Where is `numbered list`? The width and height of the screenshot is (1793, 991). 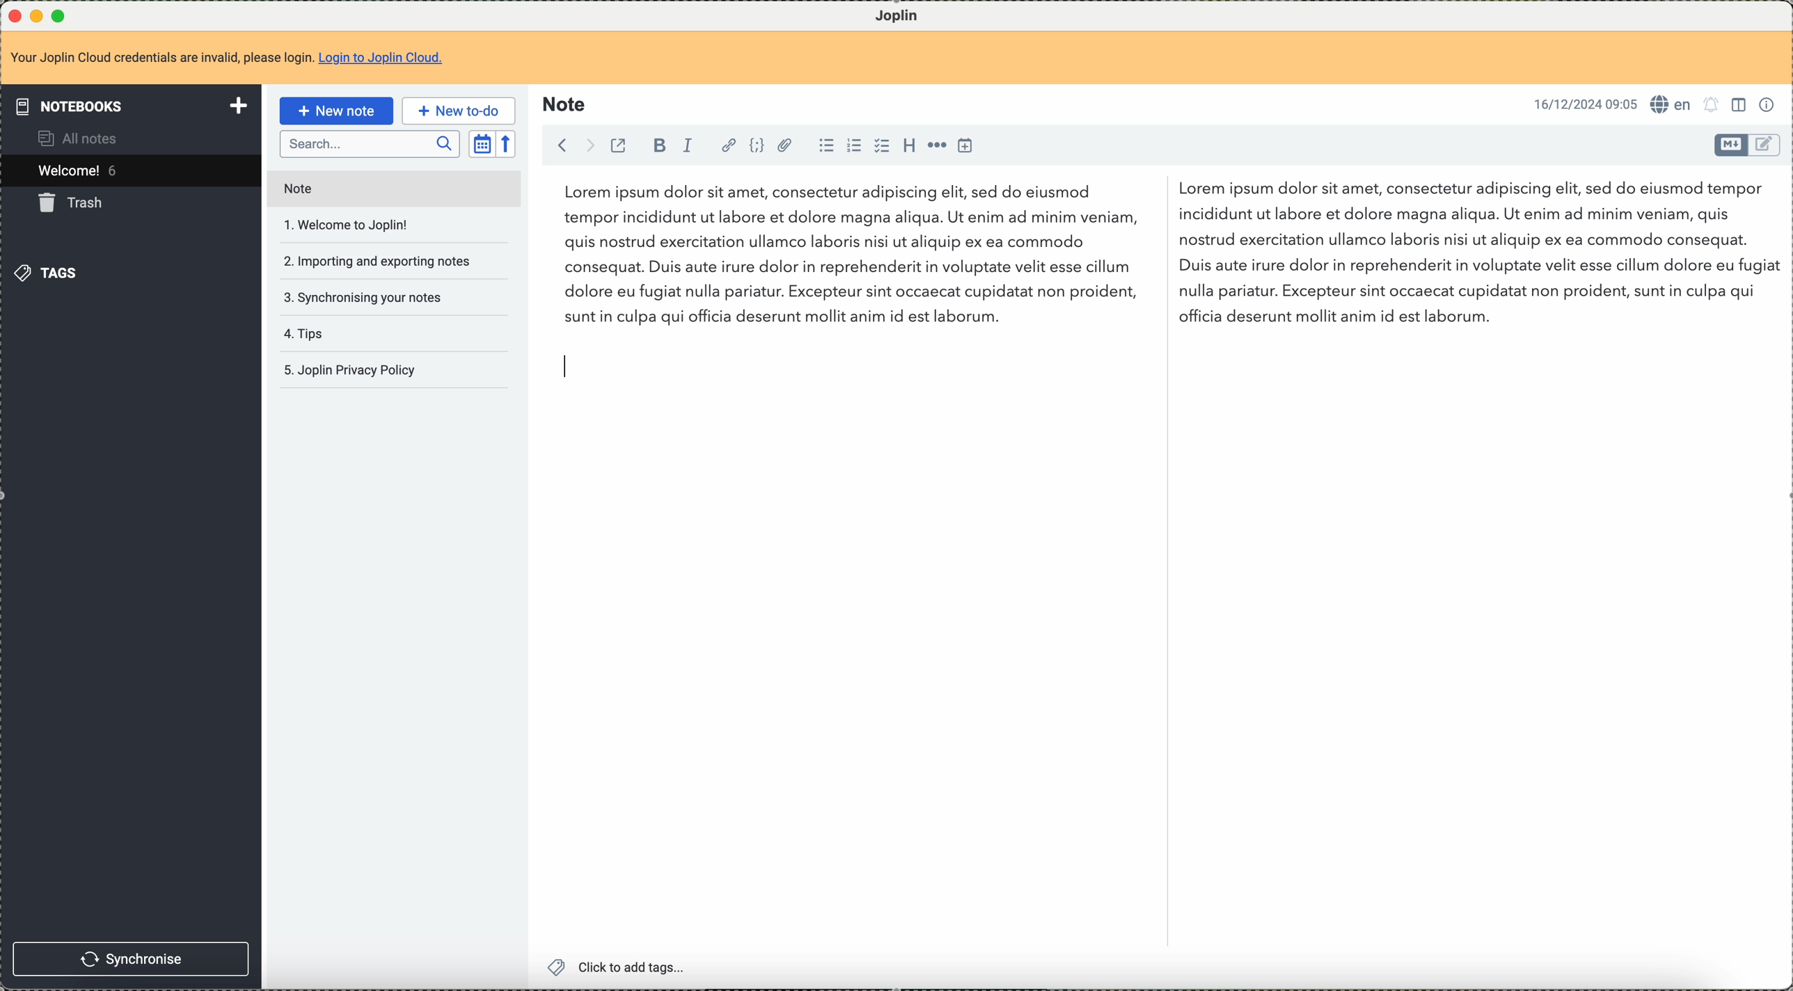
numbered list is located at coordinates (855, 146).